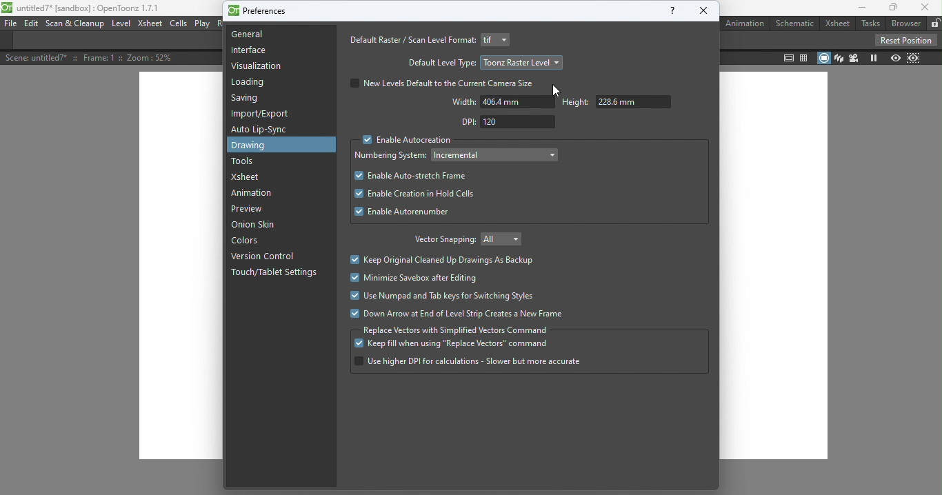 The width and height of the screenshot is (942, 495). Describe the element at coordinates (254, 36) in the screenshot. I see `General` at that location.